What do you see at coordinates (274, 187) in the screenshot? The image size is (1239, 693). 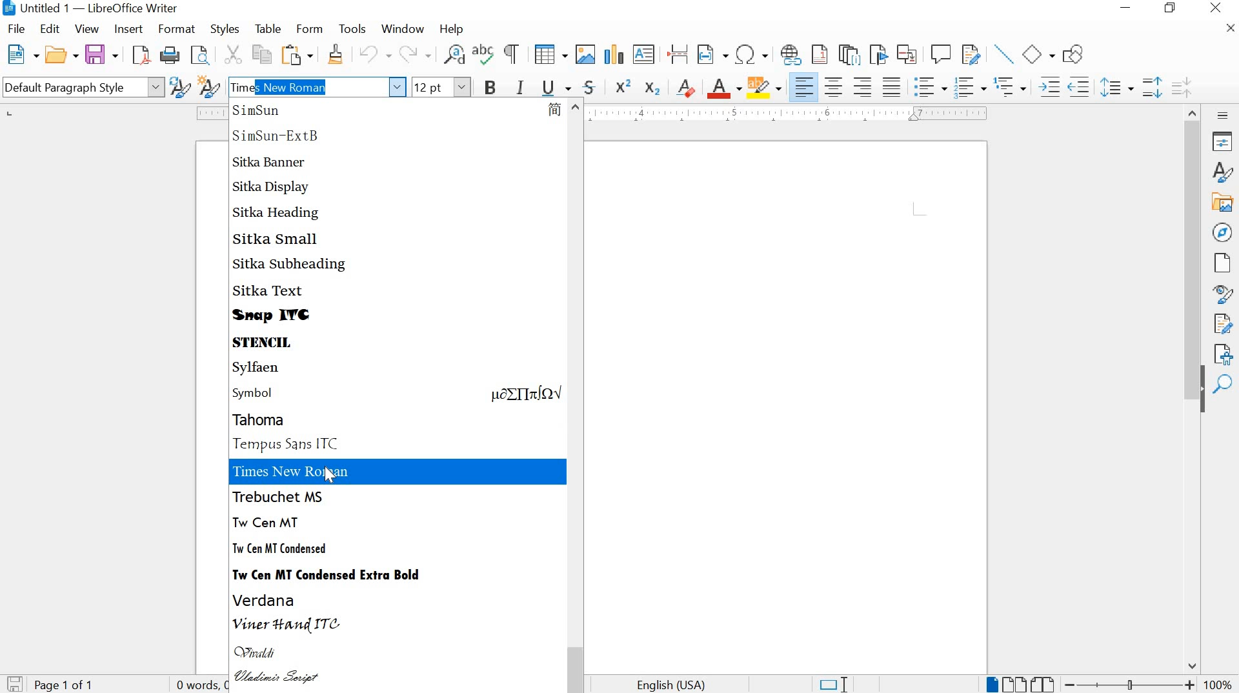 I see `SITKA DISPLAY` at bounding box center [274, 187].